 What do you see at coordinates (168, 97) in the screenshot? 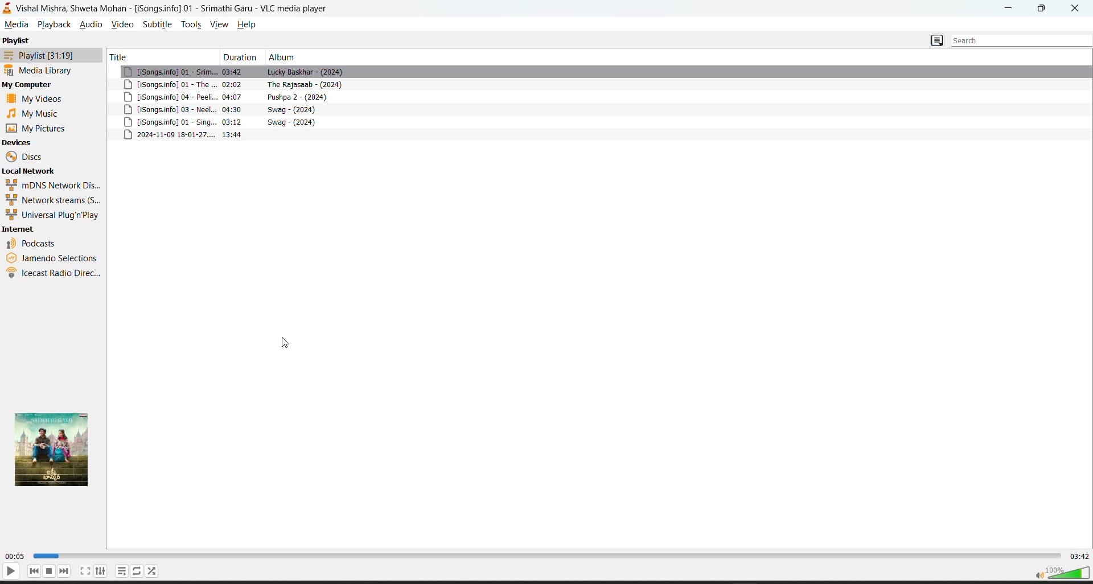
I see `songs info 04-peeli` at bounding box center [168, 97].